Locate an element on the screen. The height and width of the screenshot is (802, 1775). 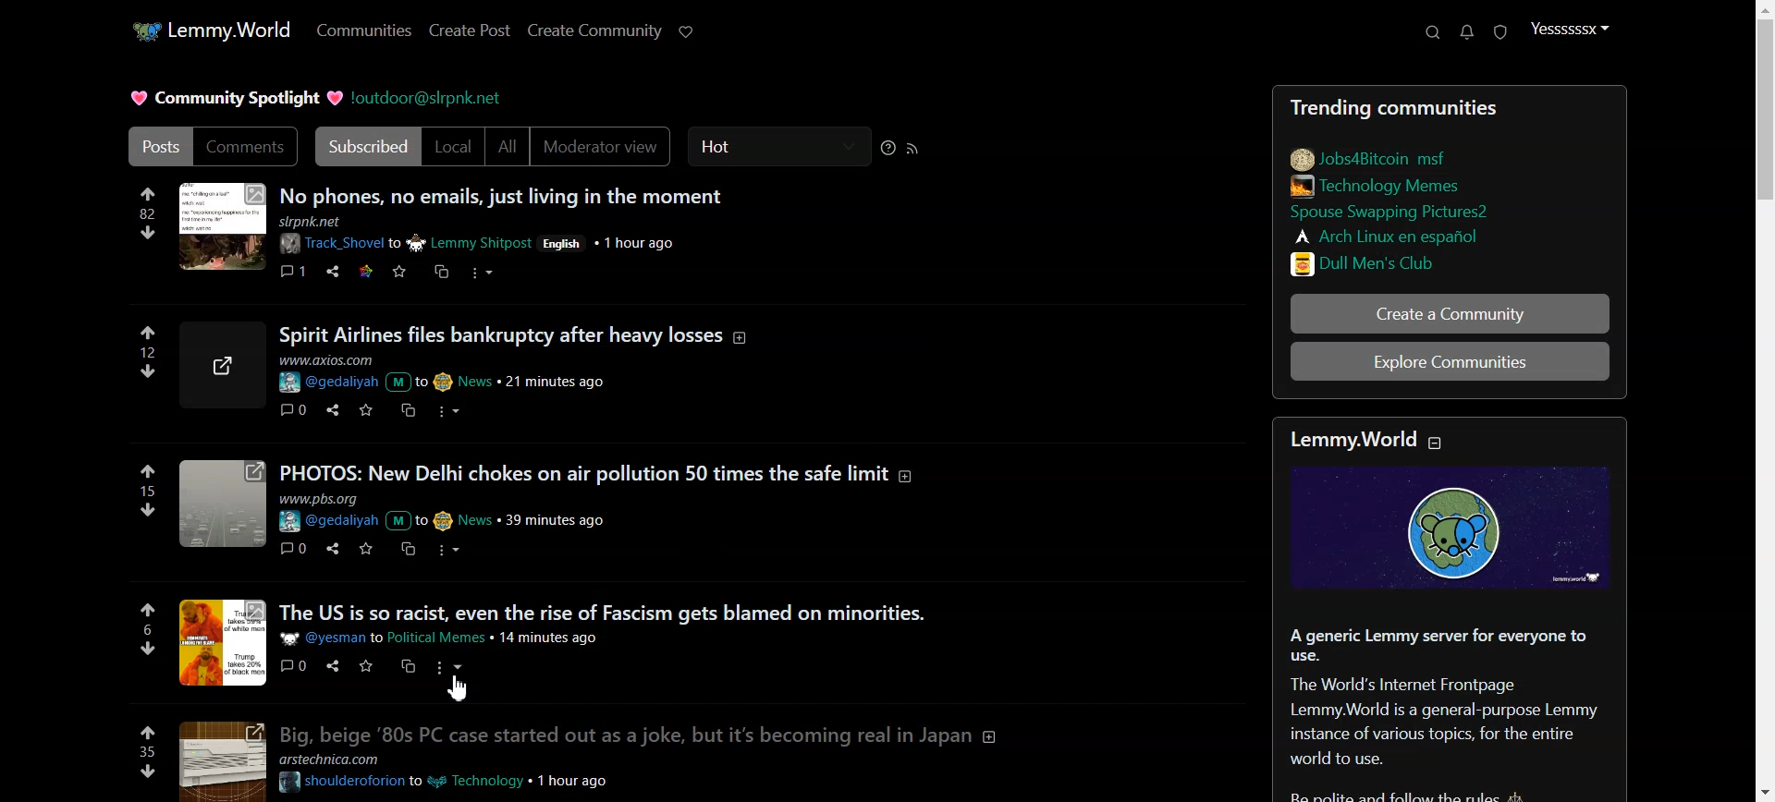
more is located at coordinates (445, 409).